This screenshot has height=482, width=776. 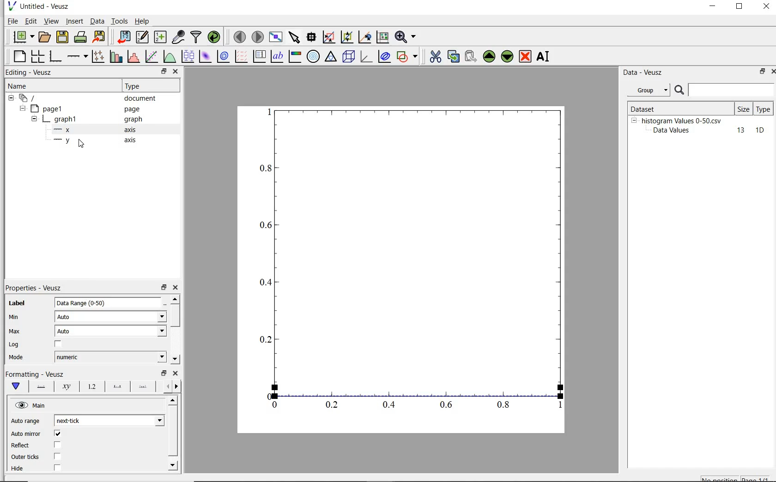 What do you see at coordinates (17, 386) in the screenshot?
I see `main formatting` at bounding box center [17, 386].